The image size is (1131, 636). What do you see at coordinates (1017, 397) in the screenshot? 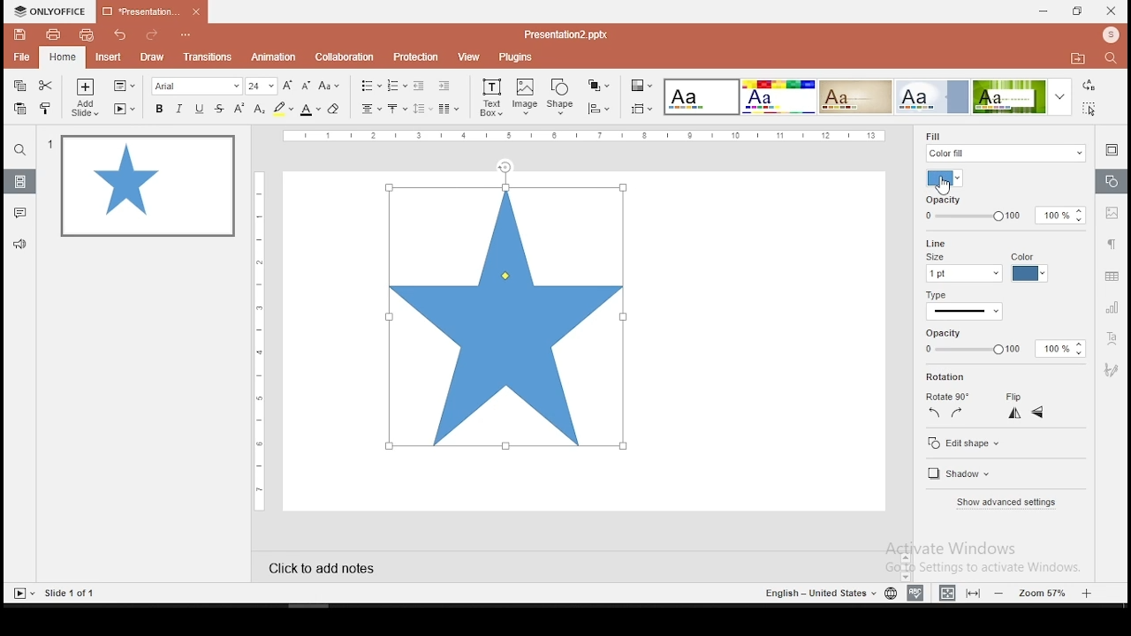
I see `flip` at bounding box center [1017, 397].